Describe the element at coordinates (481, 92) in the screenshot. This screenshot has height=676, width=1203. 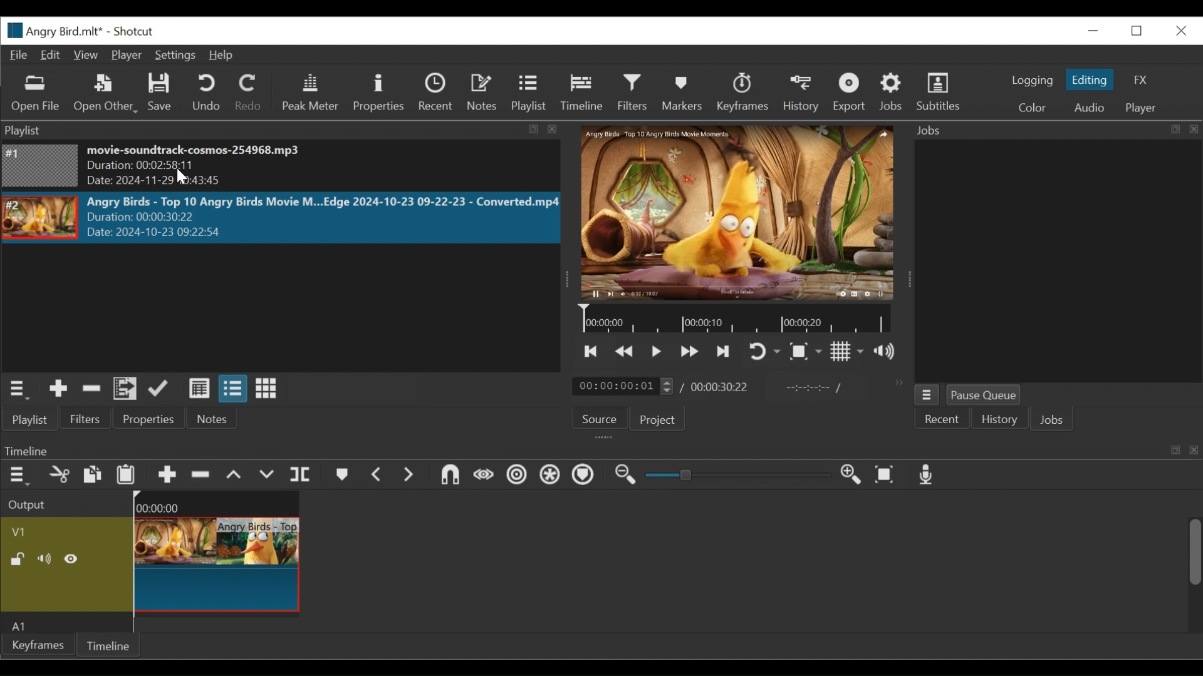
I see `Notes` at that location.